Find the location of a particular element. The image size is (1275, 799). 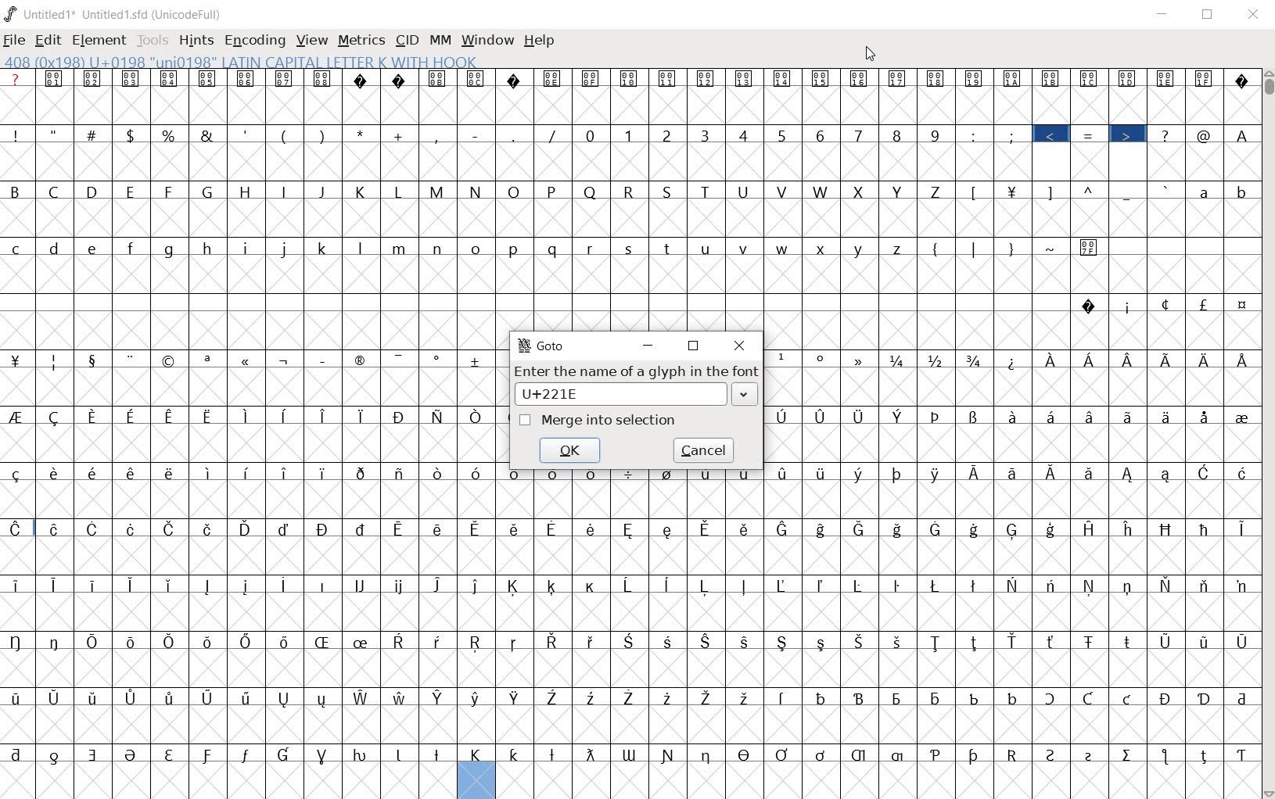

fractions is located at coordinates (940, 359).